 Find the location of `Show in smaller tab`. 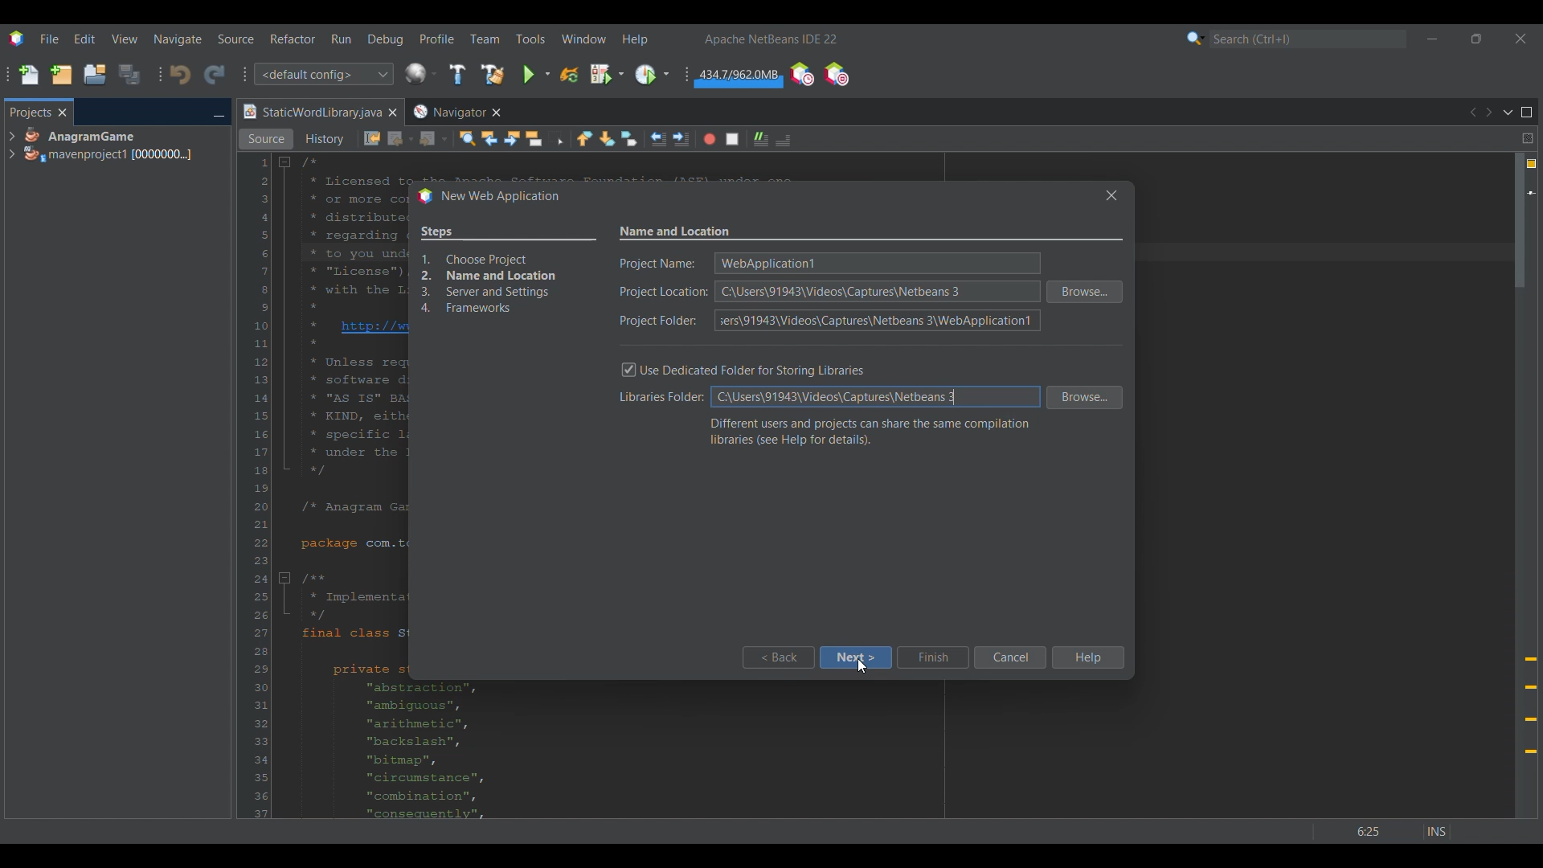

Show in smaller tab is located at coordinates (1476, 39).